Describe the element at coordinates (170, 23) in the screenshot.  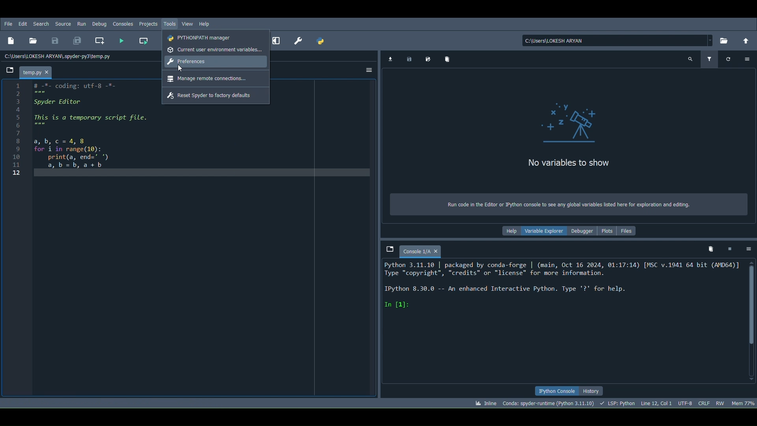
I see `Tools` at that location.